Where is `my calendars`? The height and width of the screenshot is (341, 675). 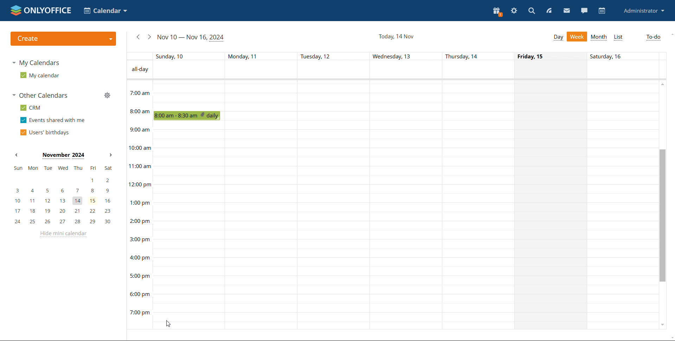 my calendars is located at coordinates (35, 63).